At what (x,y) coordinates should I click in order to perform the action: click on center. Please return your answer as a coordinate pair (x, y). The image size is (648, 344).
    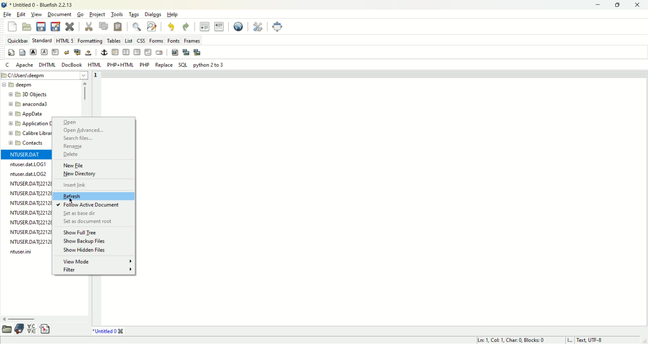
    Looking at the image, I should click on (127, 52).